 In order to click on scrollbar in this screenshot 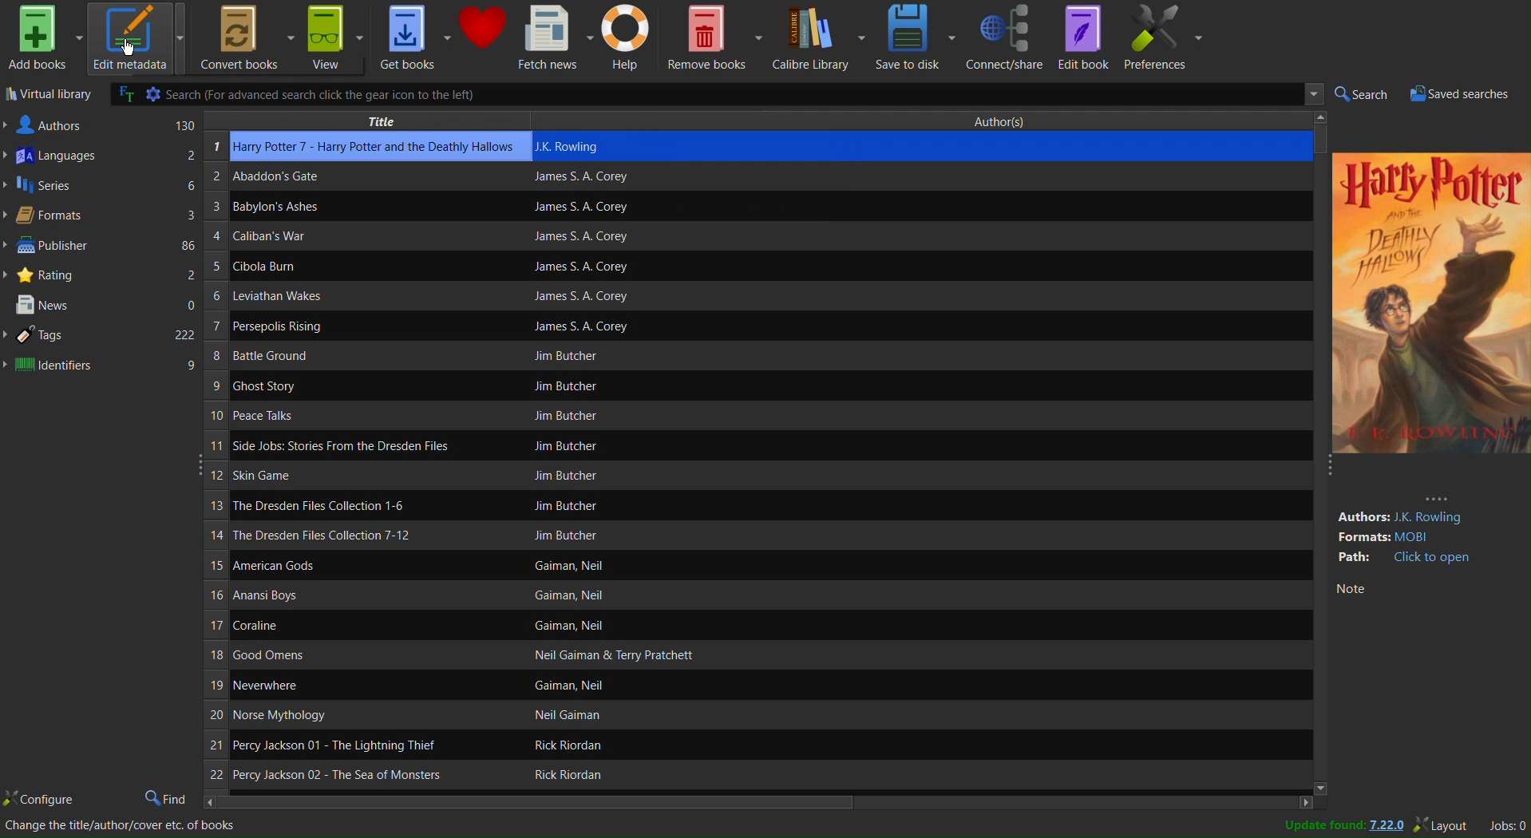, I will do `click(1316, 455)`.